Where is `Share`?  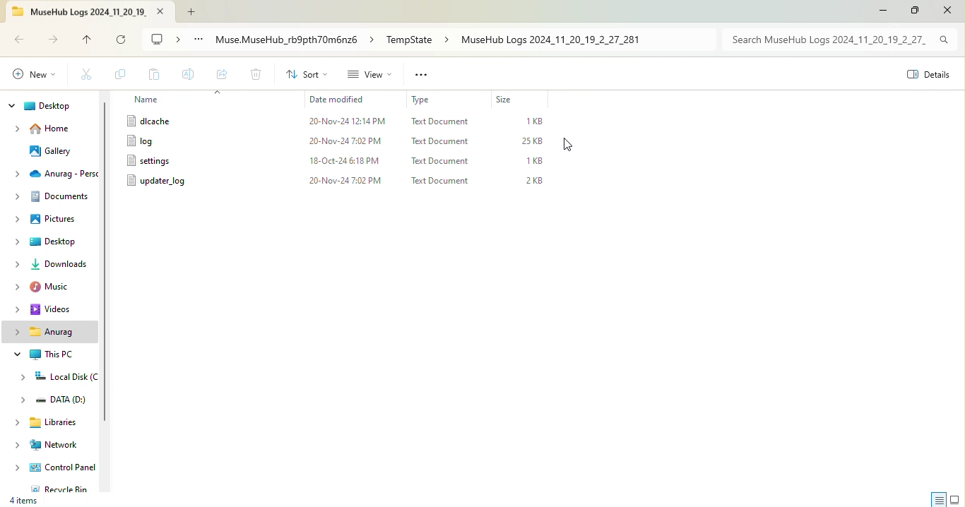
Share is located at coordinates (225, 78).